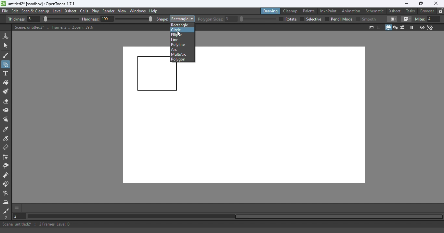 The width and height of the screenshot is (444, 233). I want to click on Eraser tool, so click(7, 102).